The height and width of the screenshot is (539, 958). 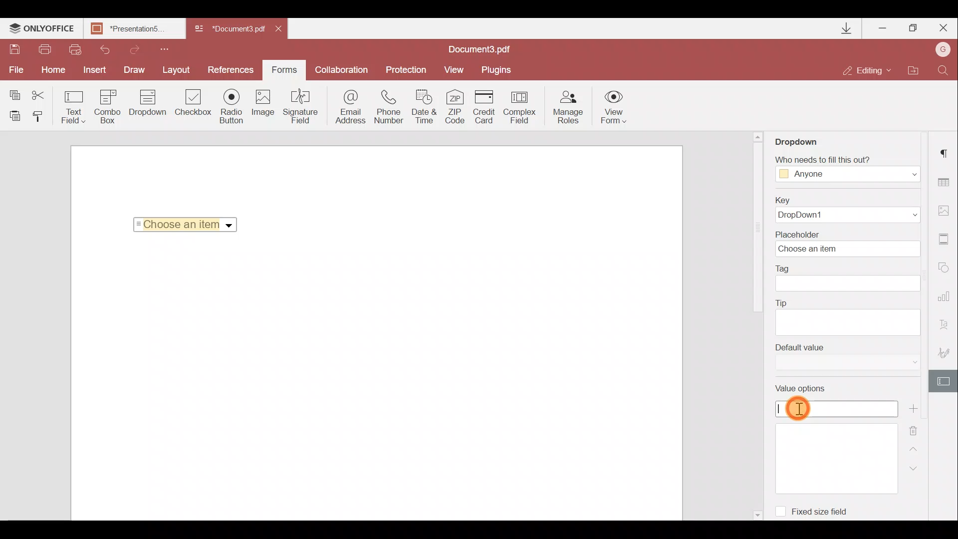 What do you see at coordinates (946, 150) in the screenshot?
I see `Paragraph settings` at bounding box center [946, 150].